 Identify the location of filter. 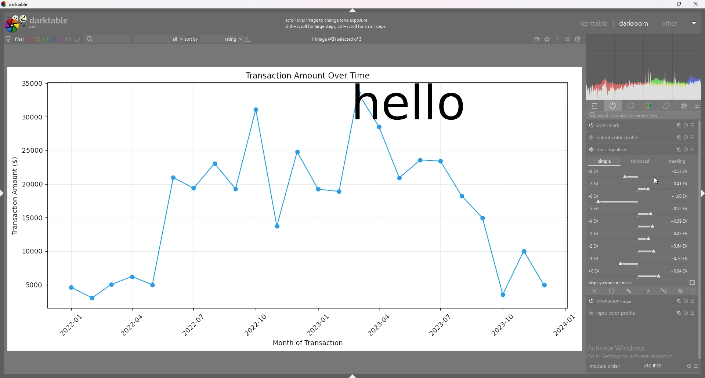
(15, 40).